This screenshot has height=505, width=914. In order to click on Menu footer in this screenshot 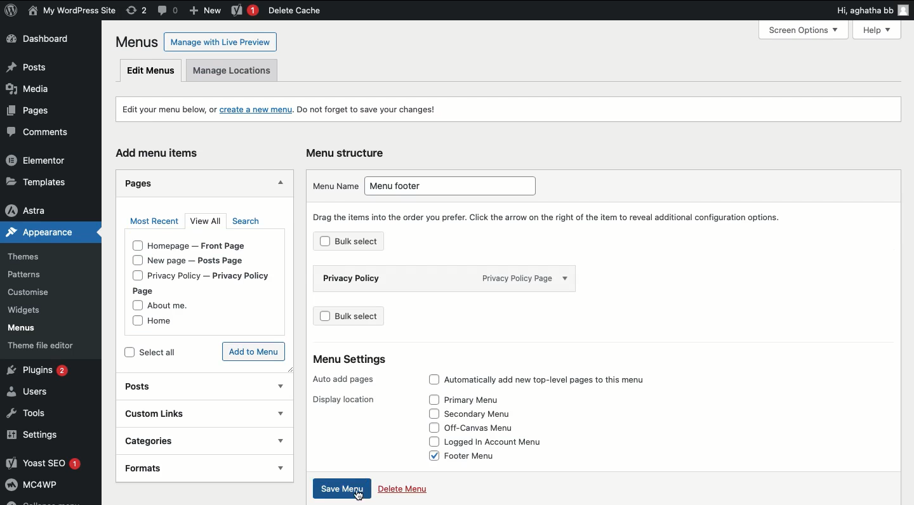, I will do `click(455, 186)`.